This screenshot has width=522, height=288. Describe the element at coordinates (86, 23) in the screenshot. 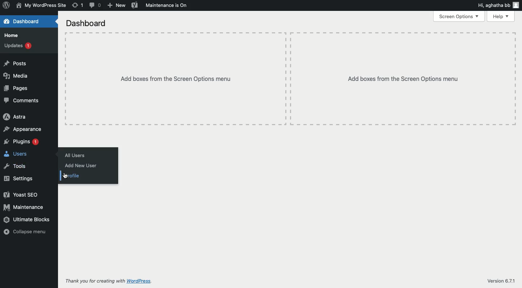

I see `Dashboard` at that location.